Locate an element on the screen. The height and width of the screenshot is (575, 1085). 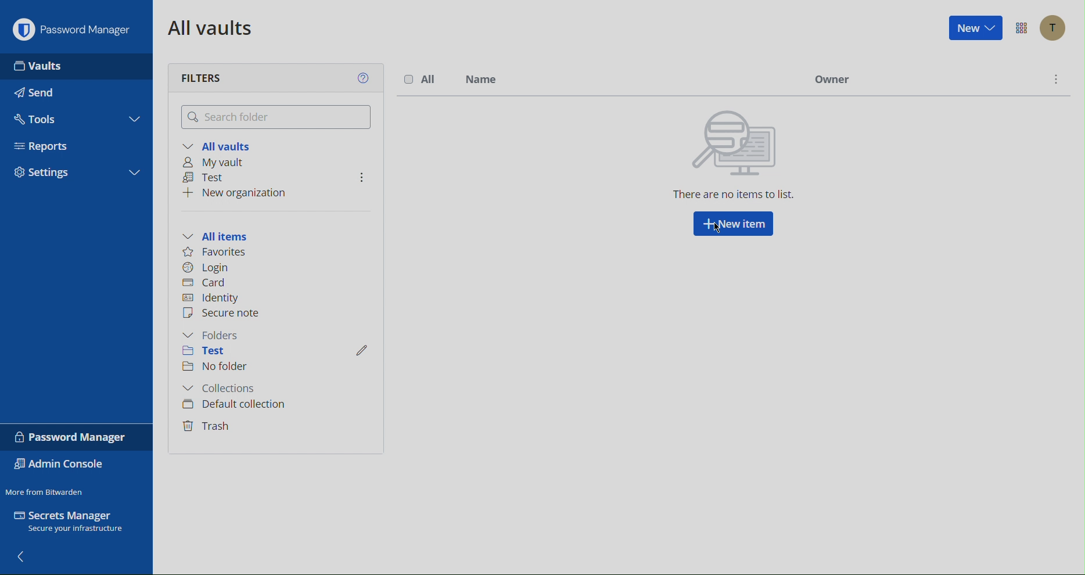
New organization is located at coordinates (242, 193).